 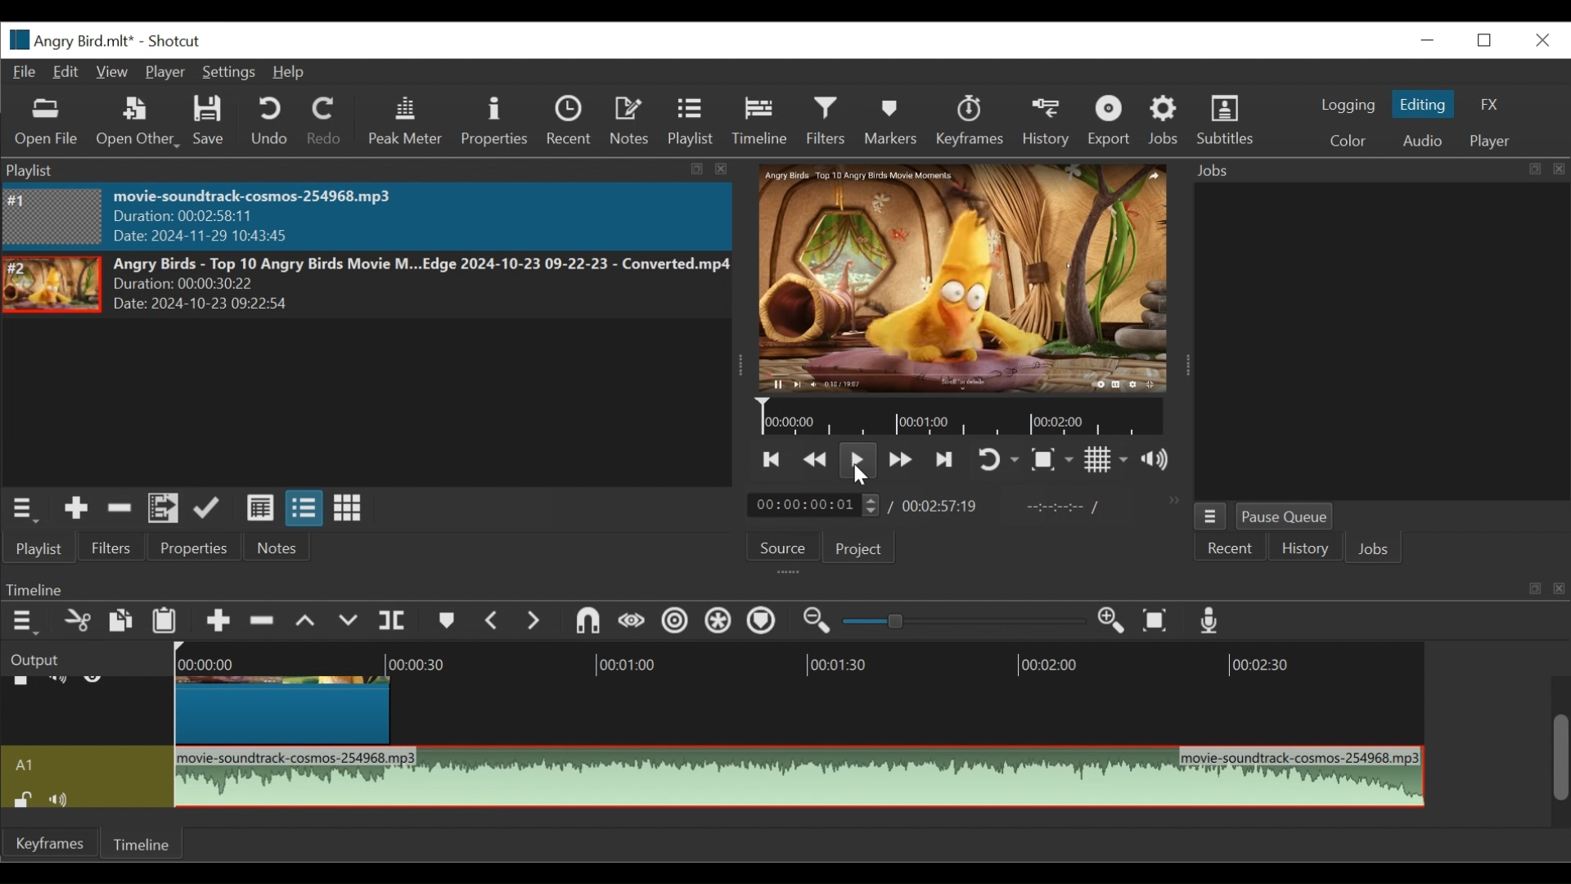 What do you see at coordinates (165, 620) in the screenshot?
I see `Paste` at bounding box center [165, 620].